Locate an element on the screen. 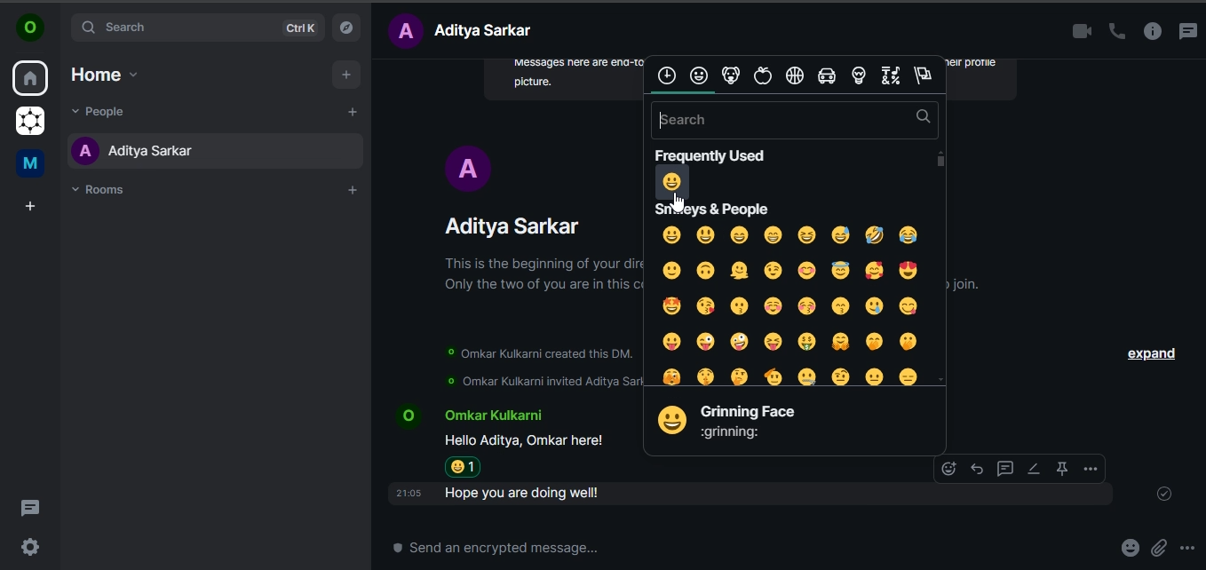 This screenshot has width=1206, height=570. attachments is located at coordinates (1163, 549).